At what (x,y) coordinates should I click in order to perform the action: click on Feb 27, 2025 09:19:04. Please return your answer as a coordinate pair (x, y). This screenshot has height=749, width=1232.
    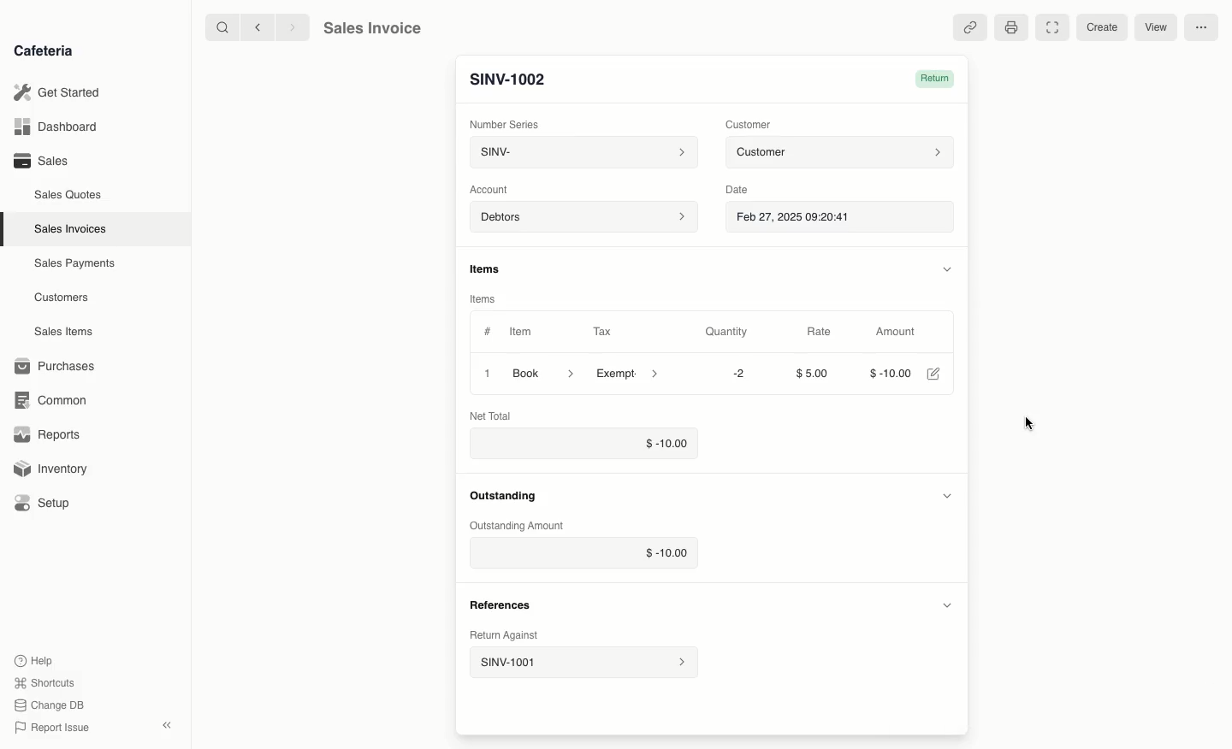
    Looking at the image, I should click on (841, 218).